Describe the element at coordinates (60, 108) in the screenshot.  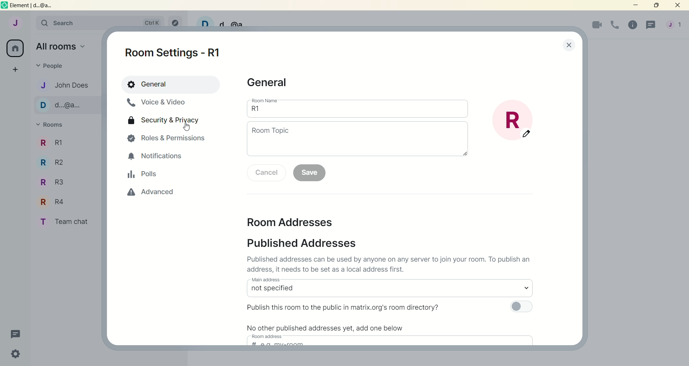
I see `D d.@a..` at that location.